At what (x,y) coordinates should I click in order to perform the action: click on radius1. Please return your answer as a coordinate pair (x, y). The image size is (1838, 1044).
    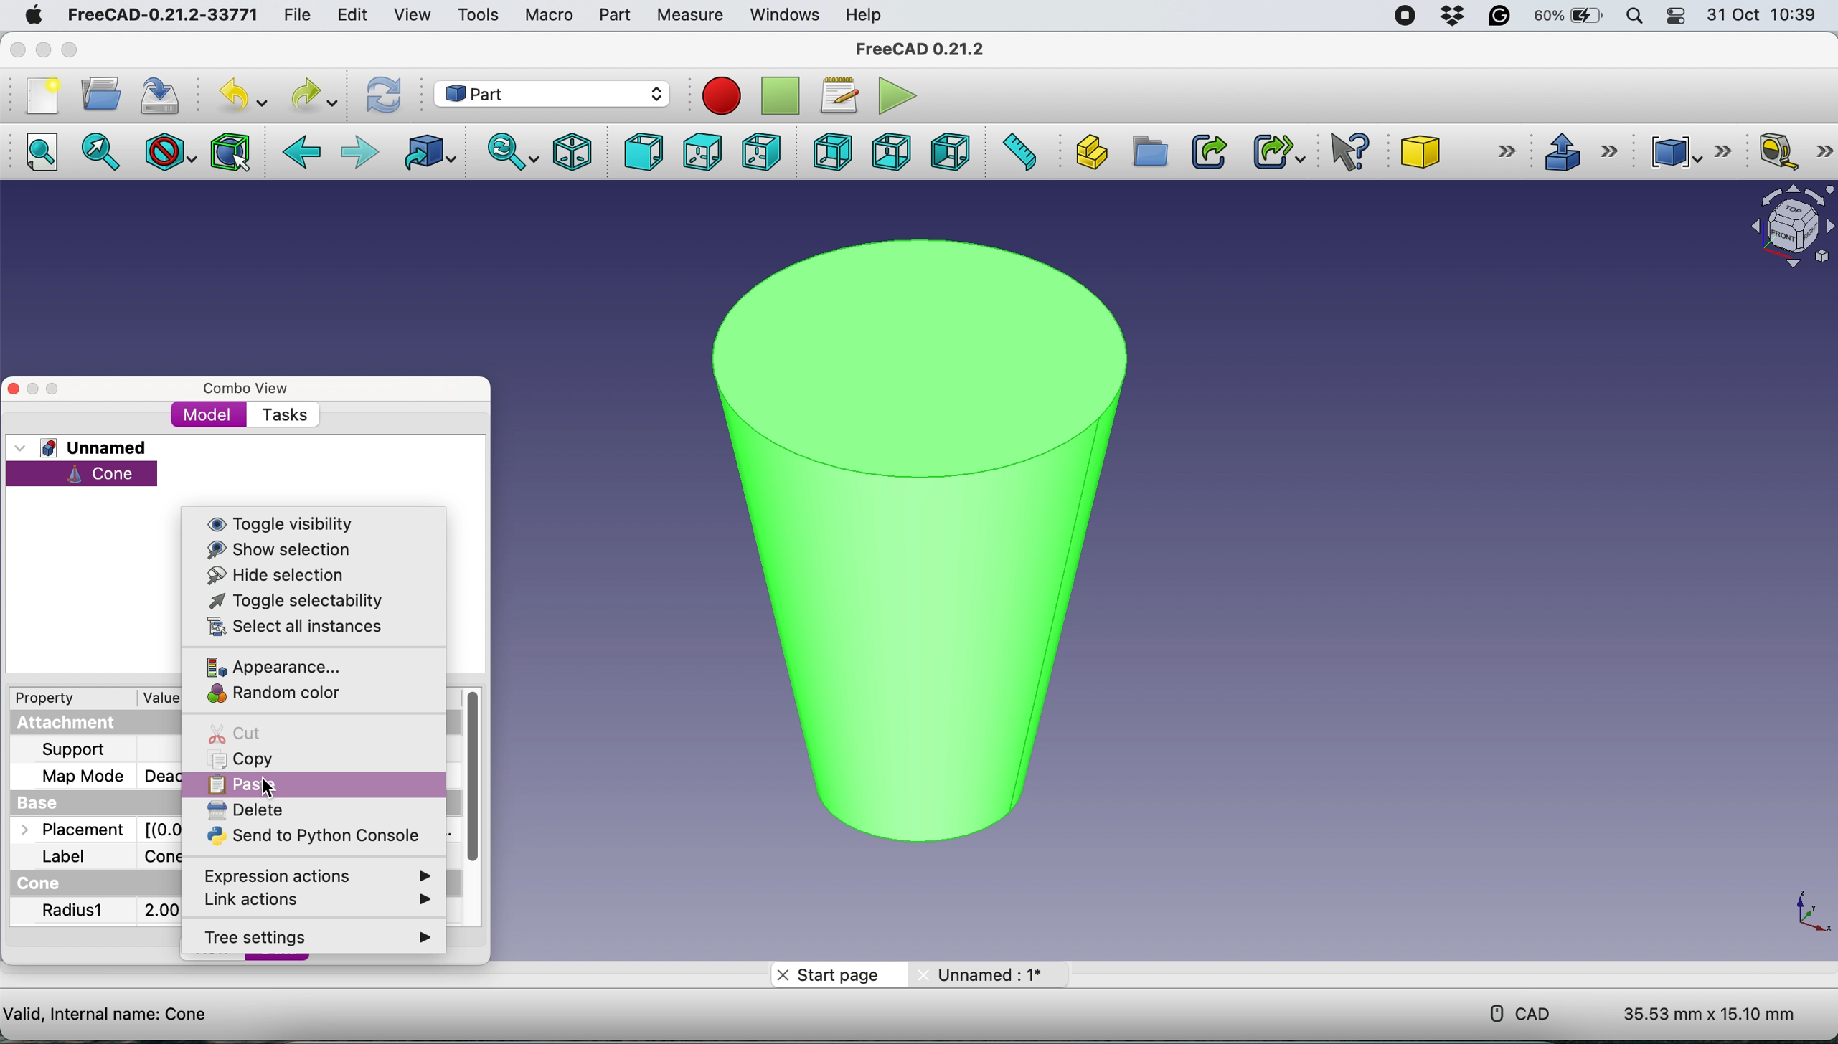
    Looking at the image, I should click on (75, 913).